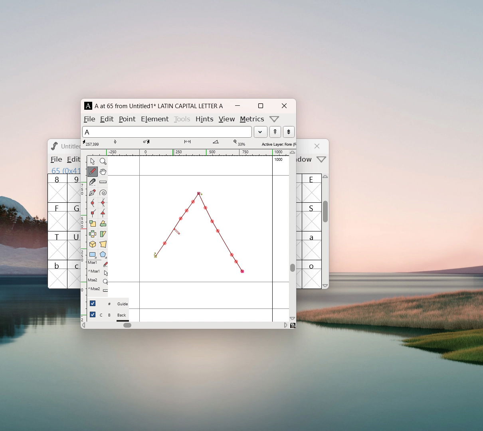  Describe the element at coordinates (103, 203) in the screenshot. I see `add a curve point always horizontal or vertical` at that location.